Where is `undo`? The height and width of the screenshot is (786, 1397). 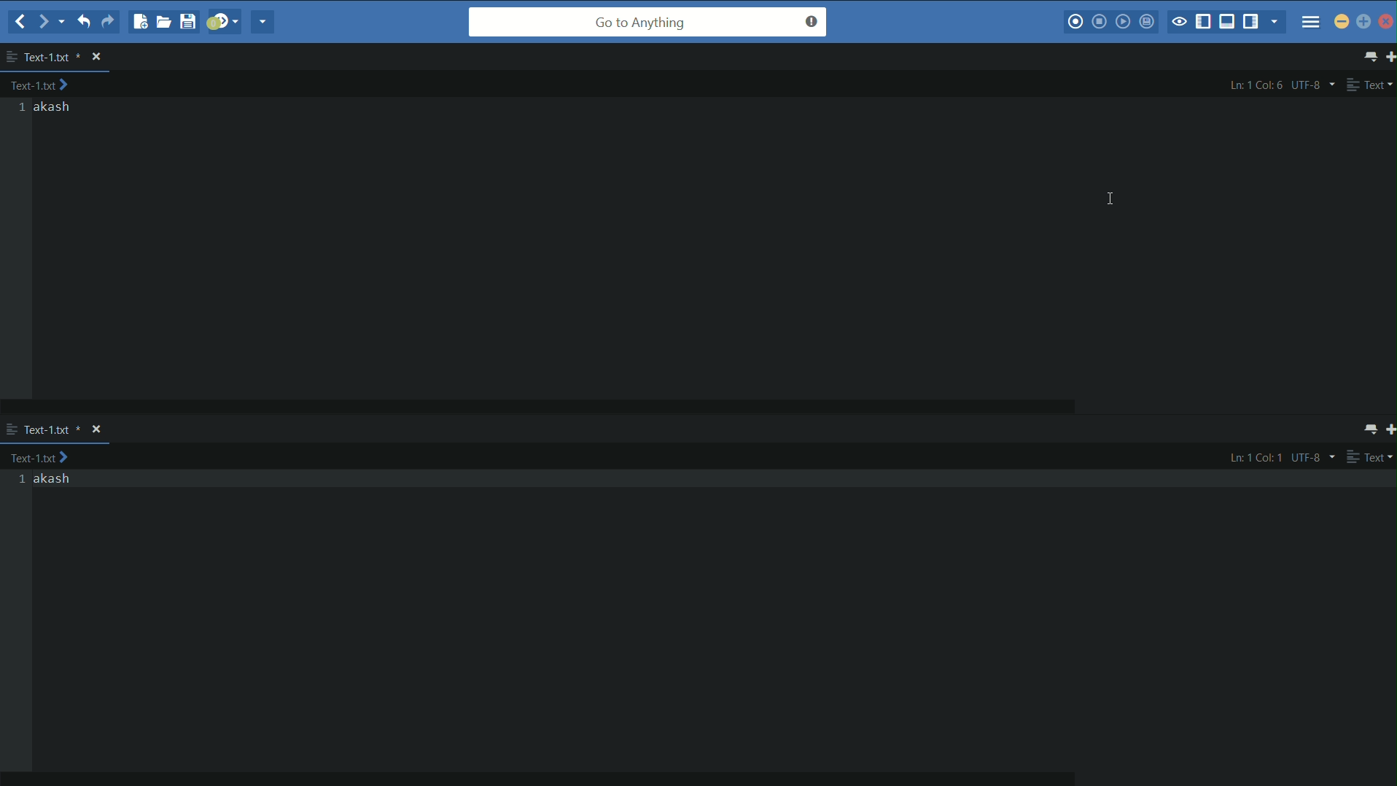
undo is located at coordinates (82, 20).